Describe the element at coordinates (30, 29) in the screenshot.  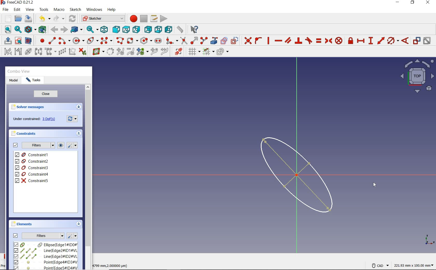
I see `draw style` at that location.